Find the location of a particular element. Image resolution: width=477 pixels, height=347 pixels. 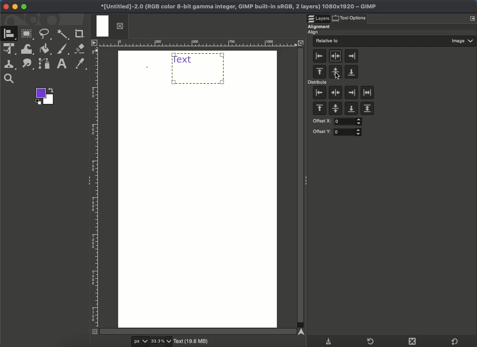

px is located at coordinates (139, 342).